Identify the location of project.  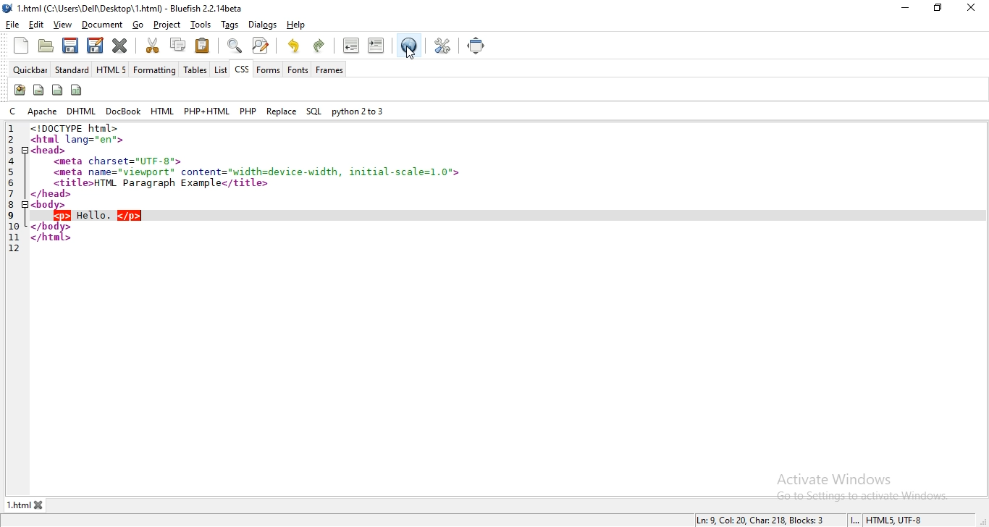
(166, 23).